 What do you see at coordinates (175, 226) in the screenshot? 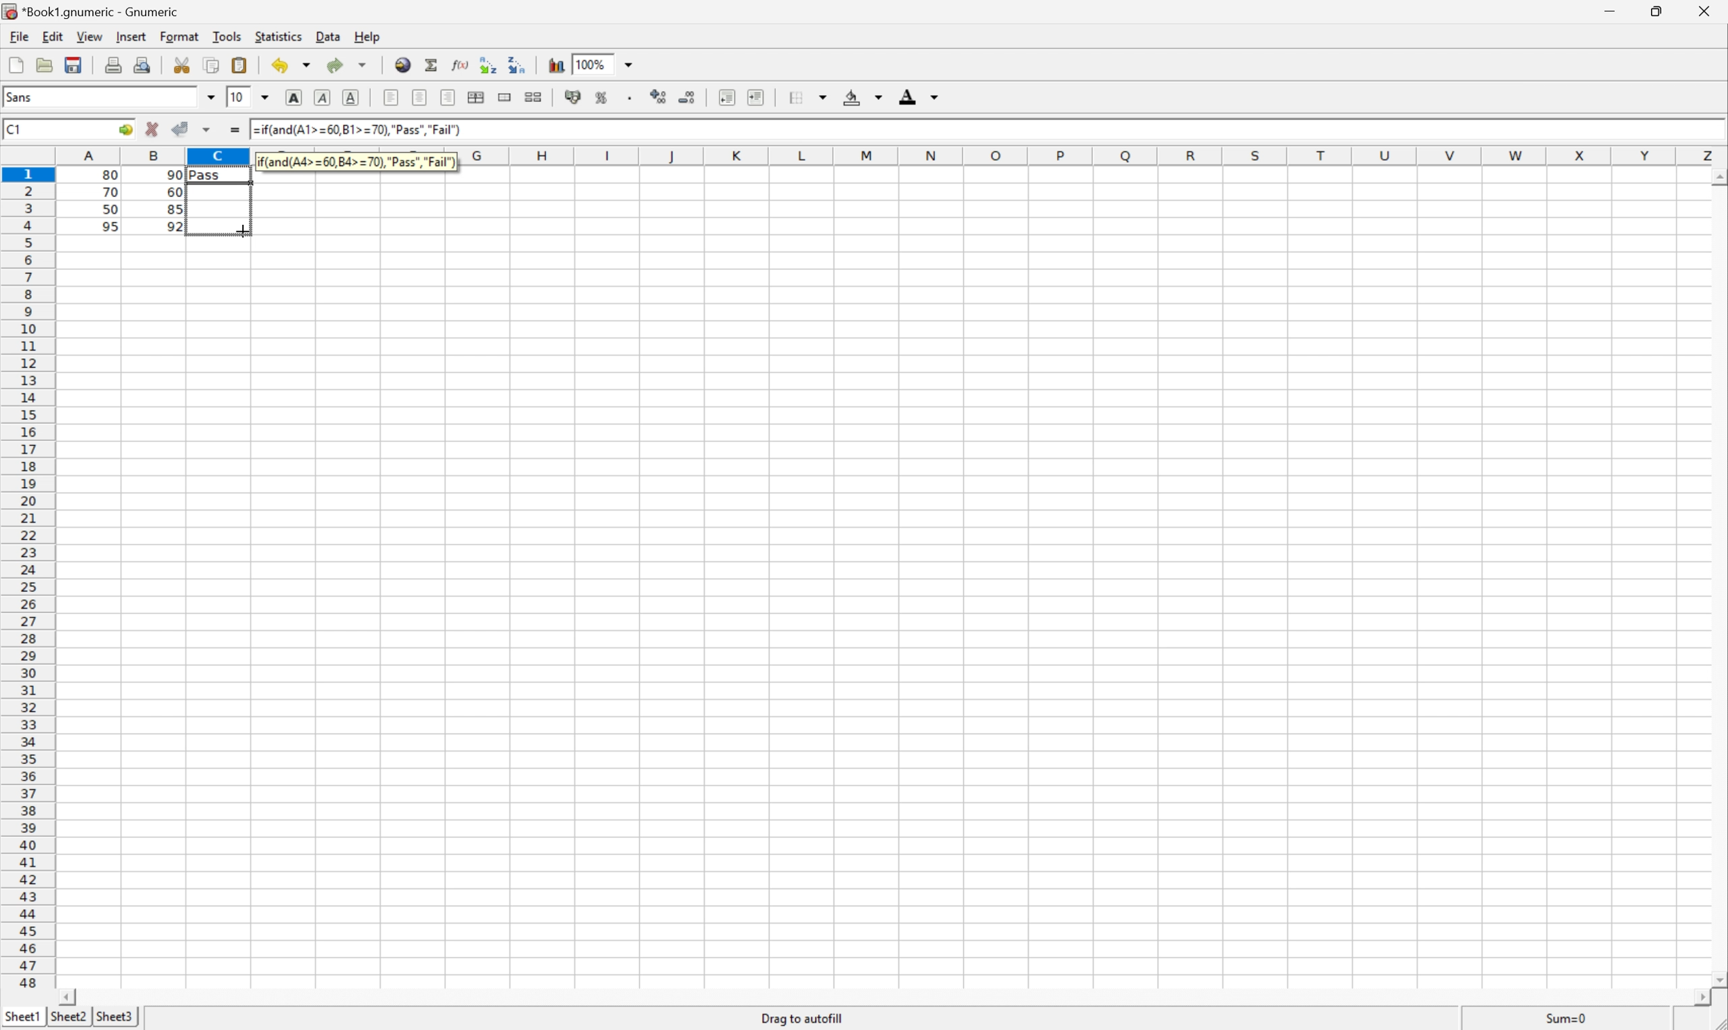
I see `92` at bounding box center [175, 226].